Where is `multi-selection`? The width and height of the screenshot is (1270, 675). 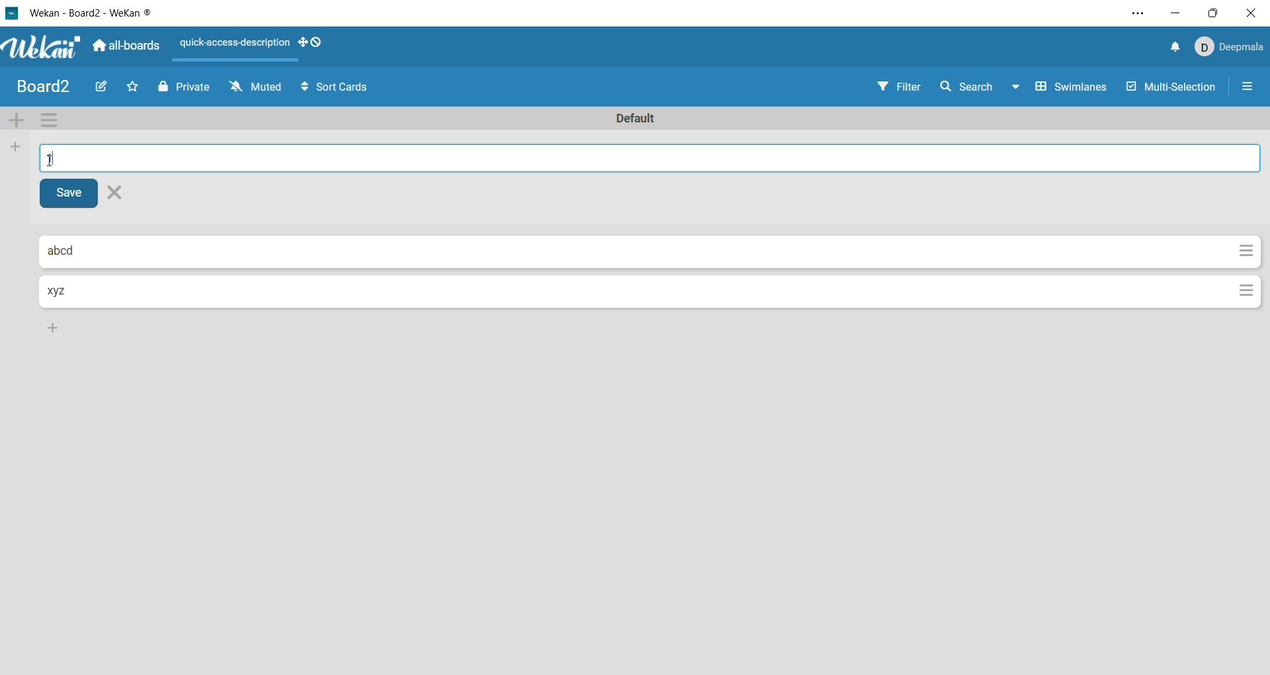
multi-selection is located at coordinates (1171, 88).